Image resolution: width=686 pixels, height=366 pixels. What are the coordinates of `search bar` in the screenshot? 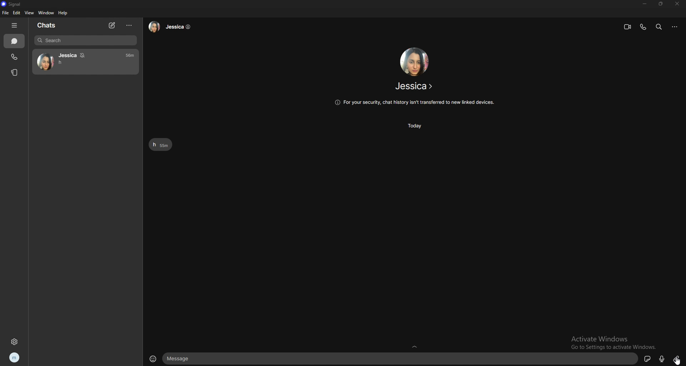 It's located at (86, 41).